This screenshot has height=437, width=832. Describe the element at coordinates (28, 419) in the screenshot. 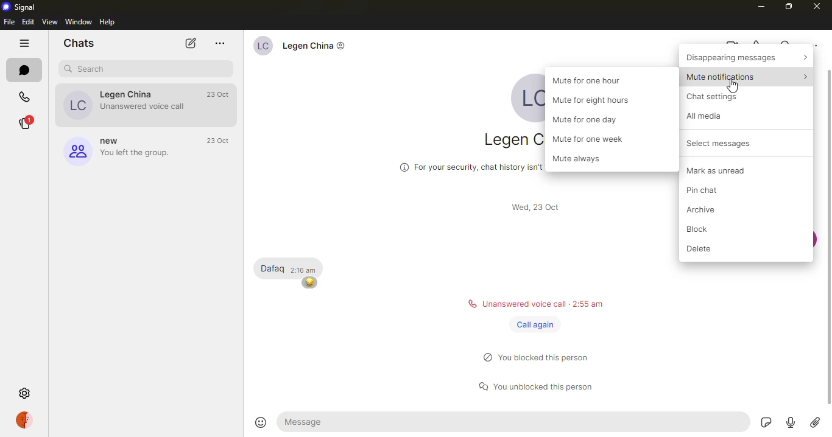

I see `profile` at that location.